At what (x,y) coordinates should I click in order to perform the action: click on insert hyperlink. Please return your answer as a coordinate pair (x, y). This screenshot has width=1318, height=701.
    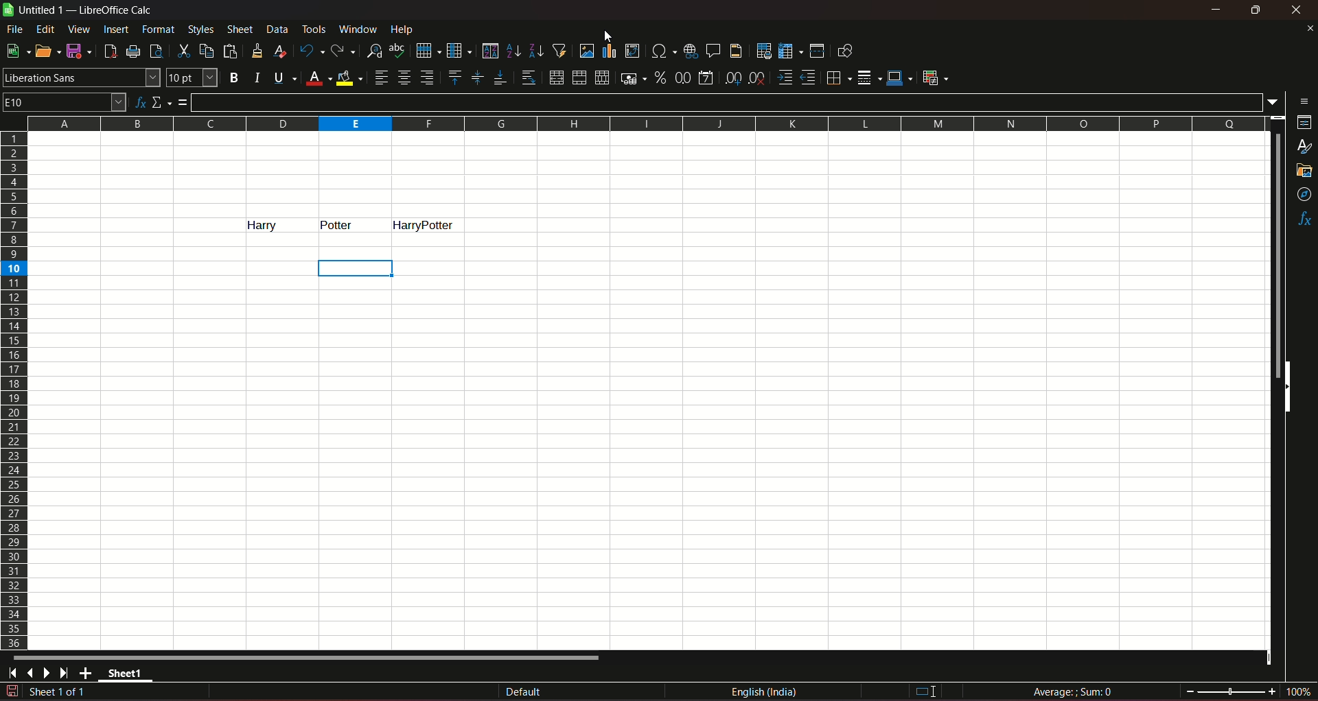
    Looking at the image, I should click on (689, 50).